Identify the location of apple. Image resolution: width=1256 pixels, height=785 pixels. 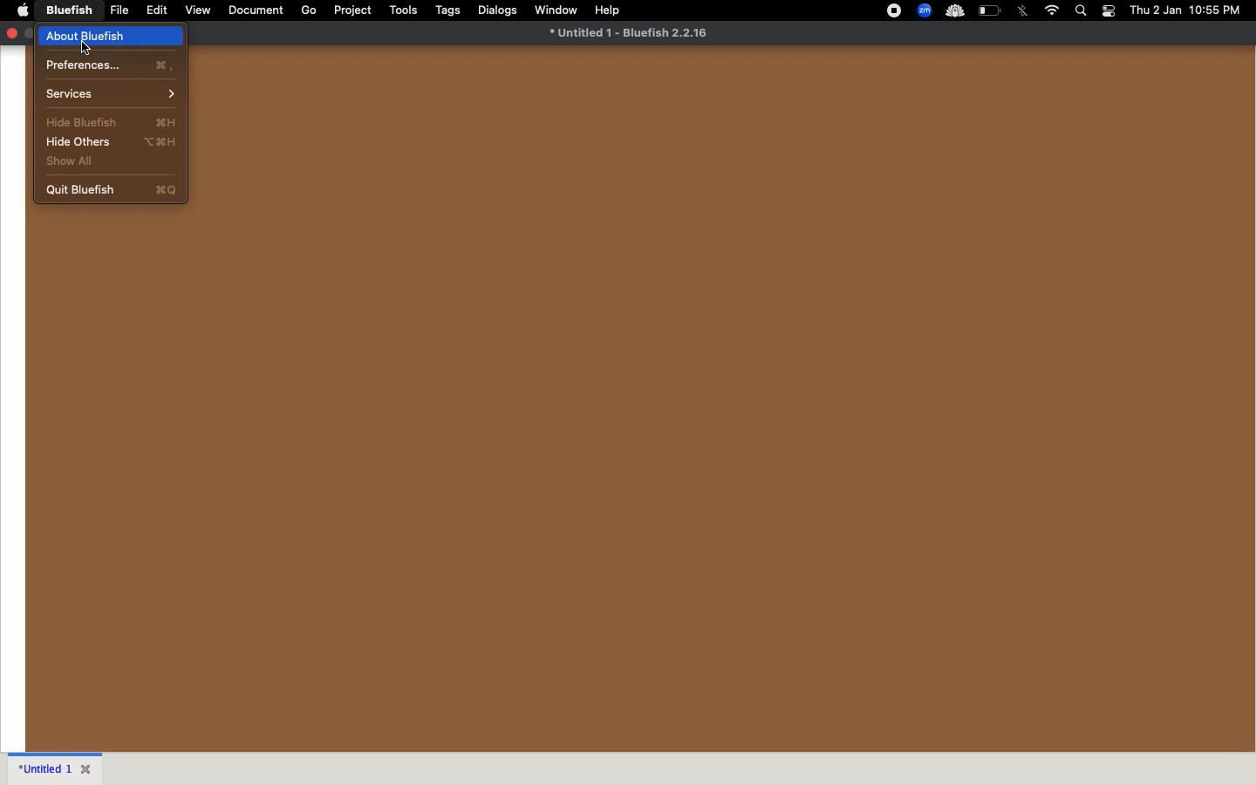
(24, 10).